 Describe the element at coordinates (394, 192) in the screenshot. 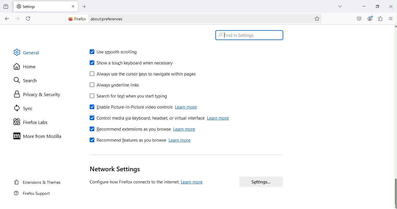

I see `Scroll Bar` at that location.